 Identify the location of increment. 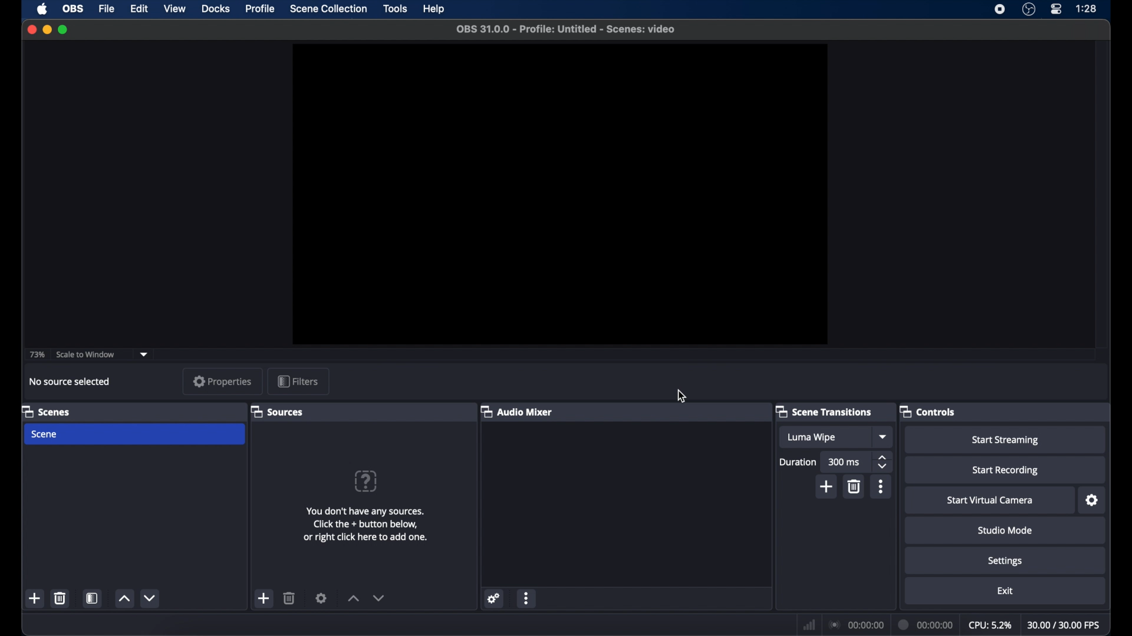
(123, 598).